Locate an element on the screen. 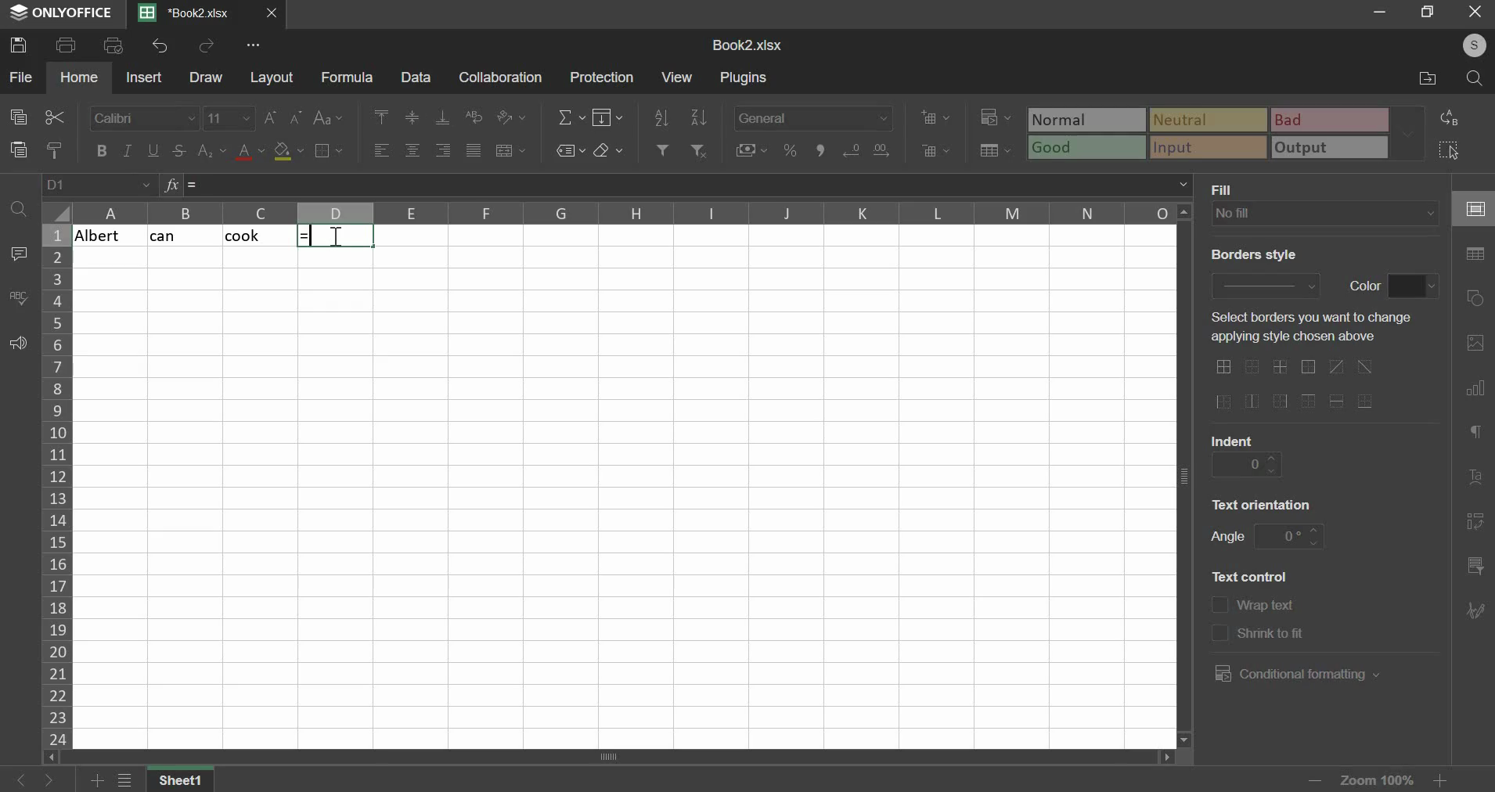 Image resolution: width=1495 pixels, height=792 pixels. add filter is located at coordinates (661, 149).